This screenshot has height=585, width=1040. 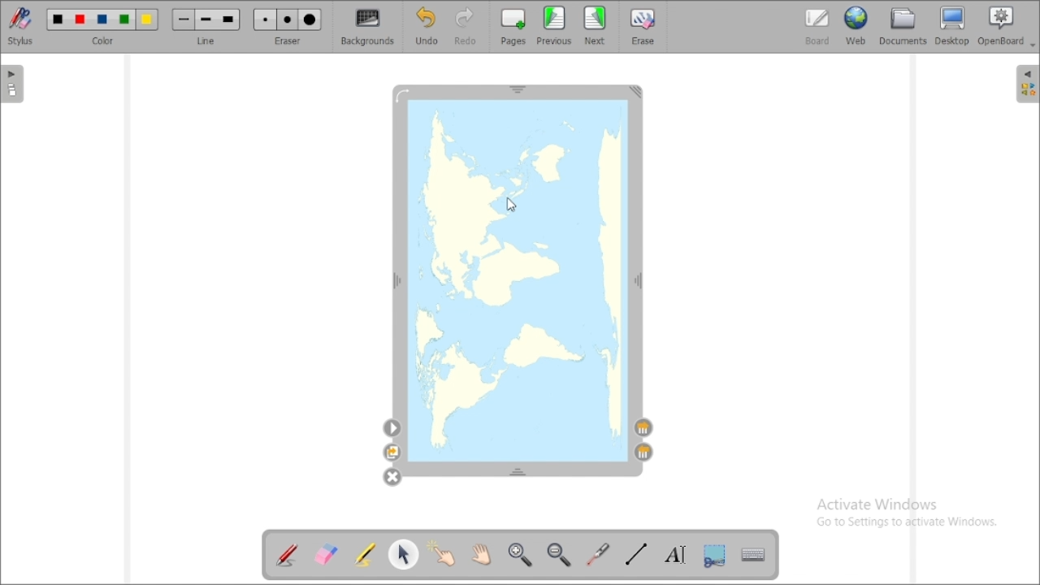 I want to click on erase annotation, so click(x=325, y=555).